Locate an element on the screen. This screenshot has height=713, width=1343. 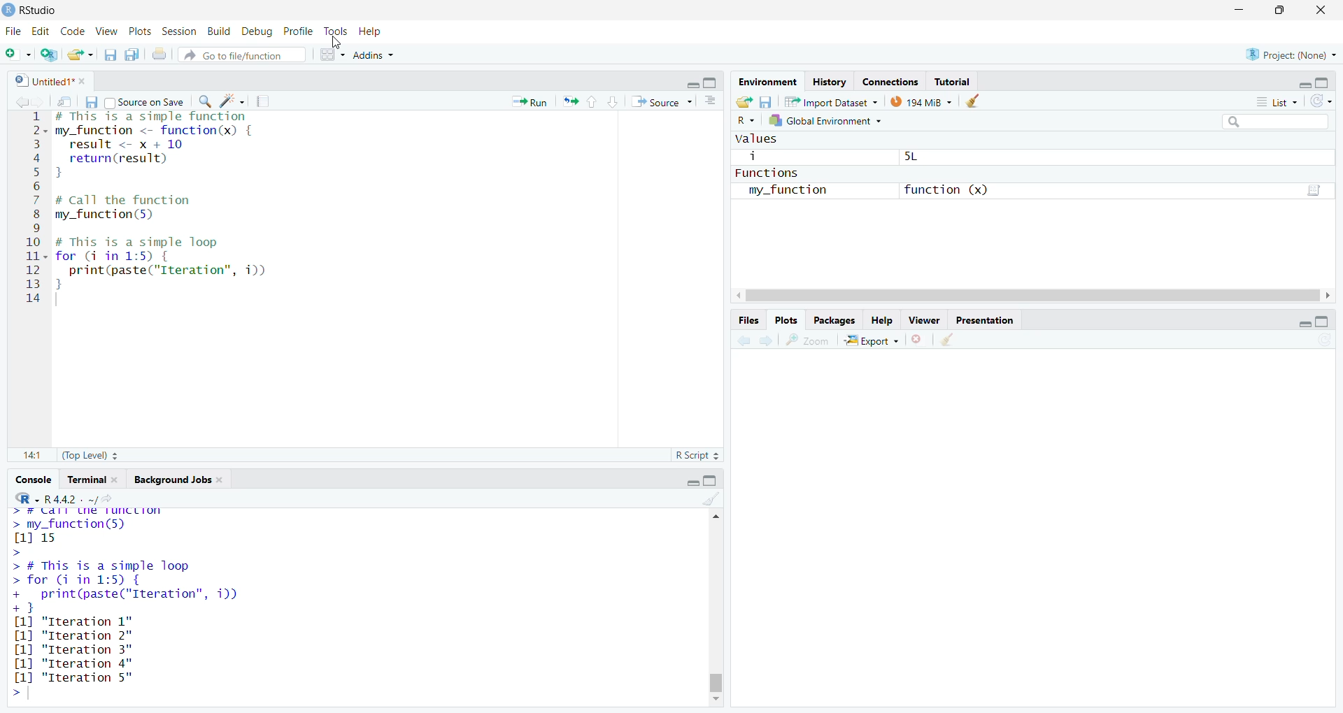
move right is located at coordinates (1333, 296).